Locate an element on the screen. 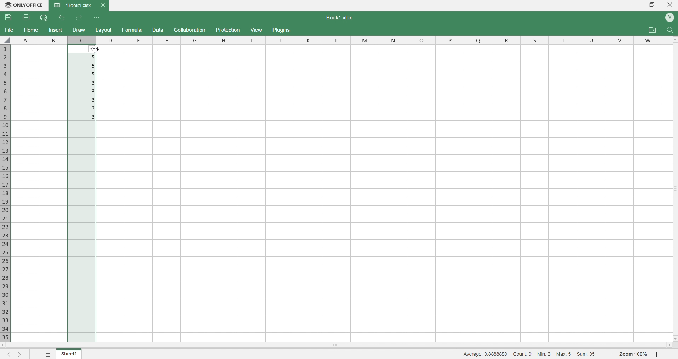 The height and width of the screenshot is (359, 678). Customize Quick access toolbar is located at coordinates (97, 18).